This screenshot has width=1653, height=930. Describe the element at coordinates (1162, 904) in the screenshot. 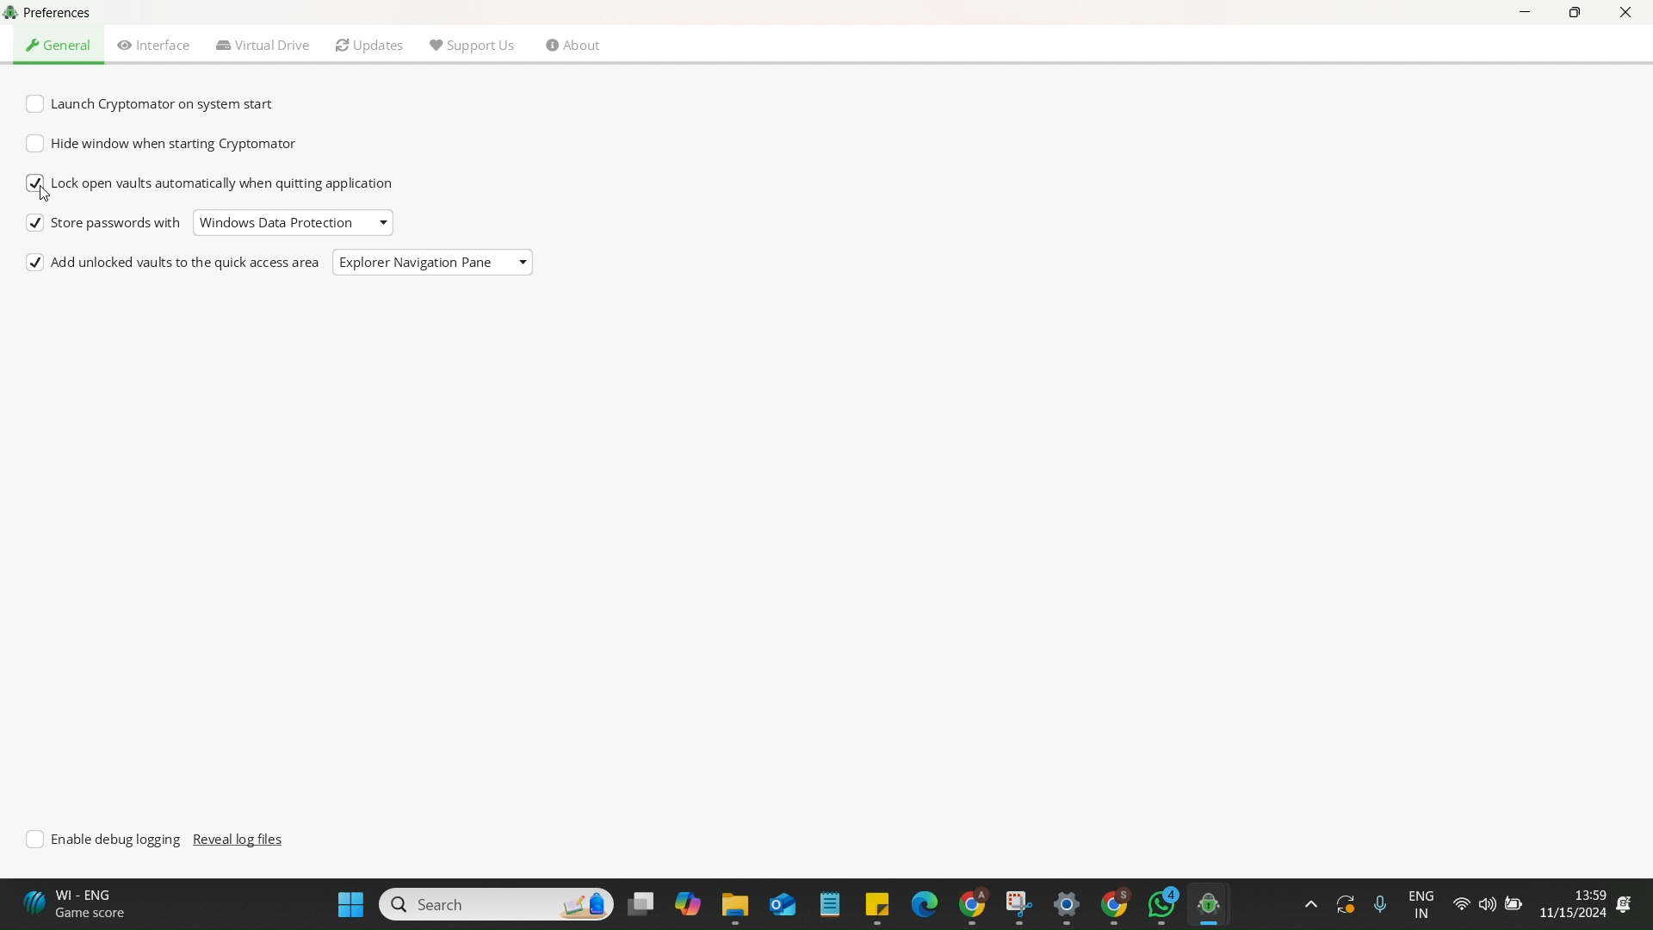

I see `WhatsApp` at that location.